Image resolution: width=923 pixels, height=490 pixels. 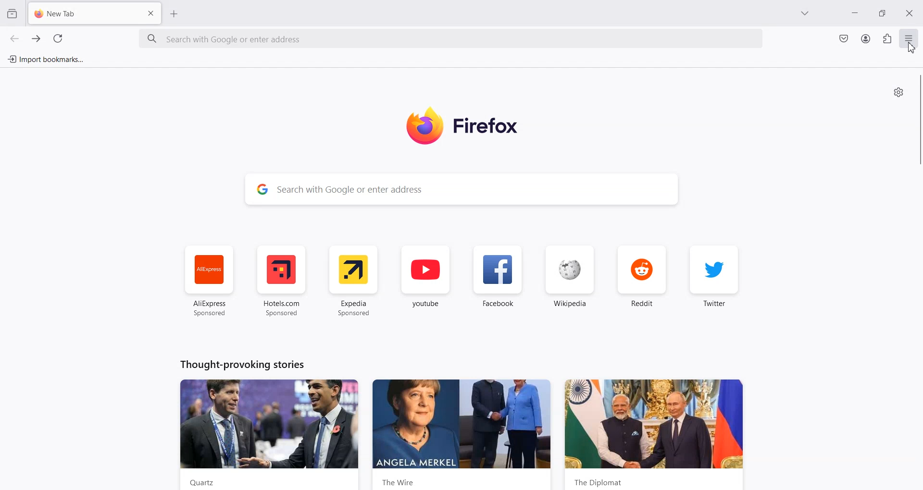 What do you see at coordinates (151, 13) in the screenshot?
I see `Close Tab` at bounding box center [151, 13].